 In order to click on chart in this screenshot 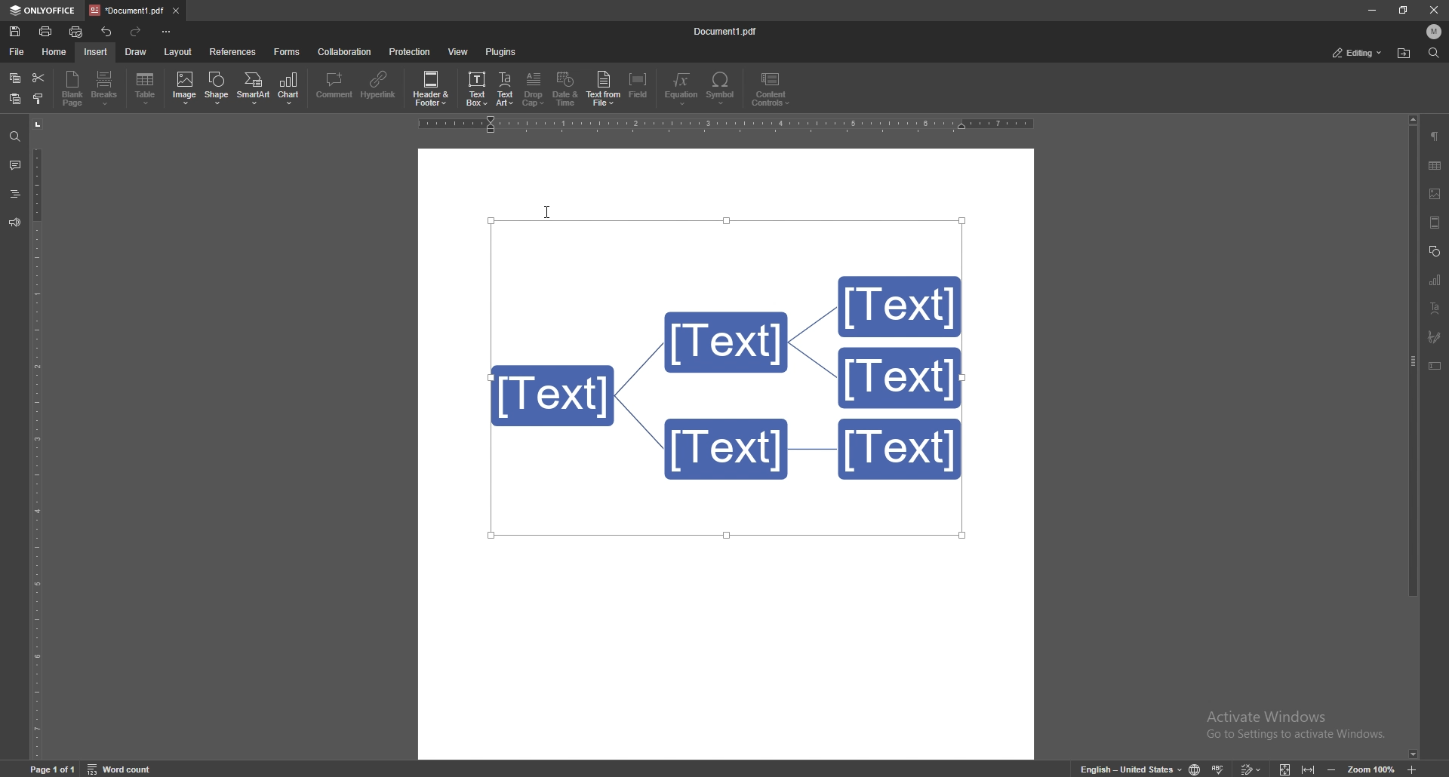, I will do `click(290, 88)`.